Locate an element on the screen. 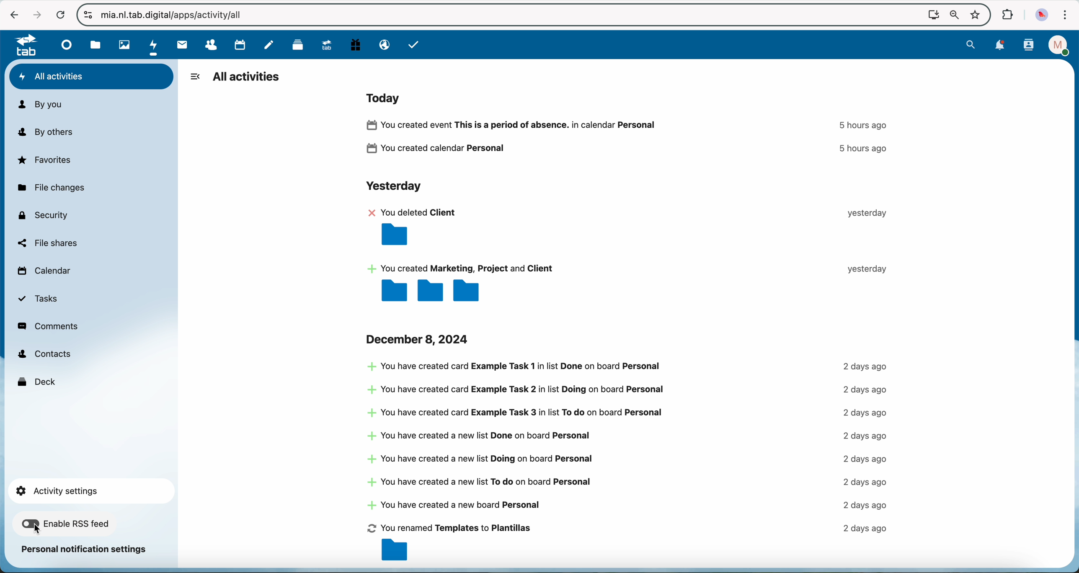  contacts is located at coordinates (44, 355).